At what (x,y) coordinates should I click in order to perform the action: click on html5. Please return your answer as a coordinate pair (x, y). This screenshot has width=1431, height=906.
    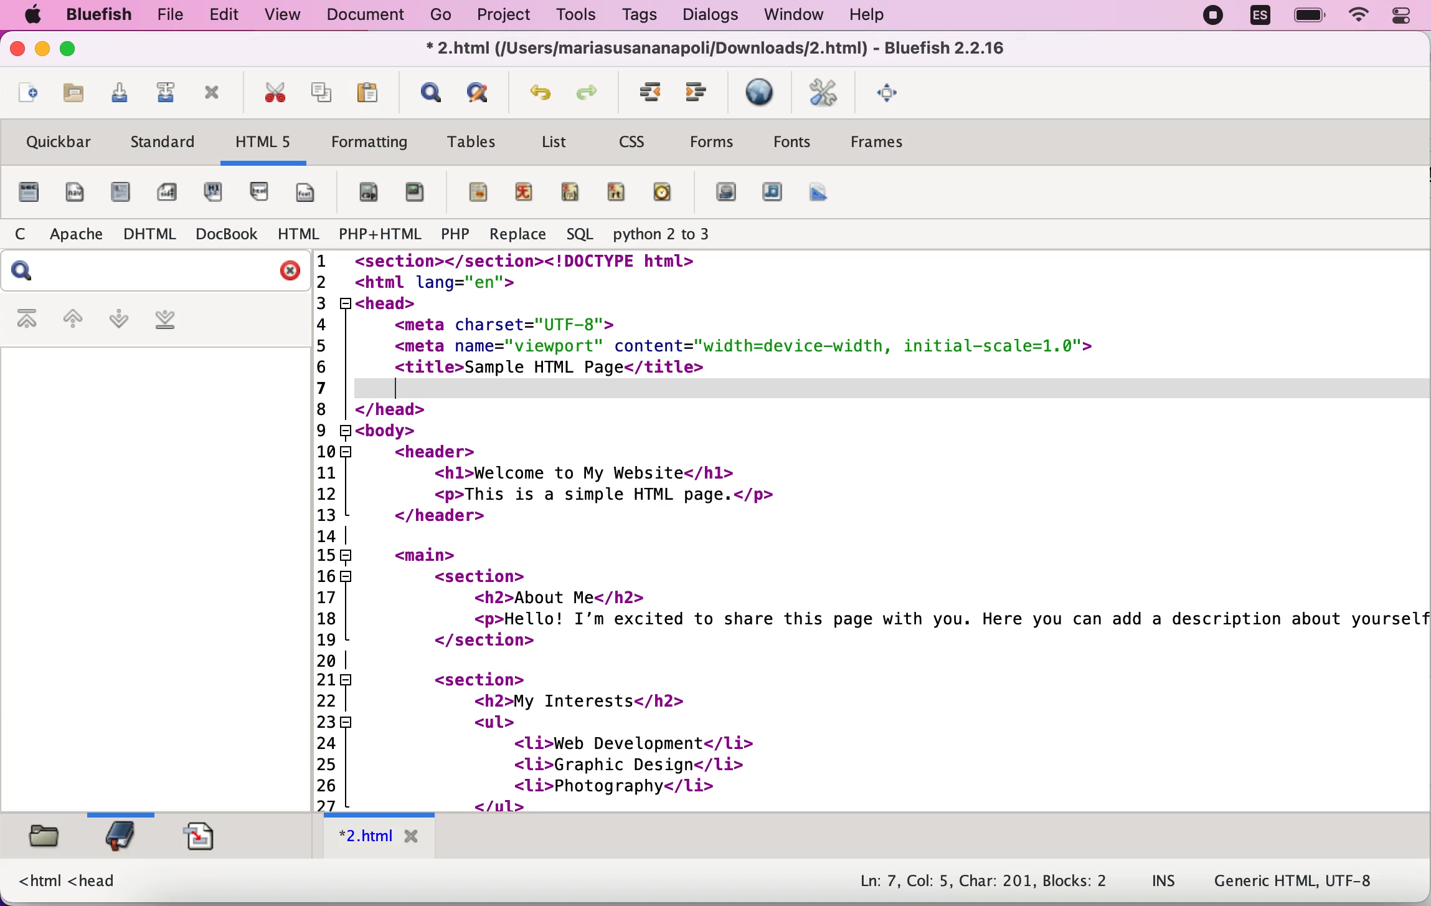
    Looking at the image, I should click on (266, 145).